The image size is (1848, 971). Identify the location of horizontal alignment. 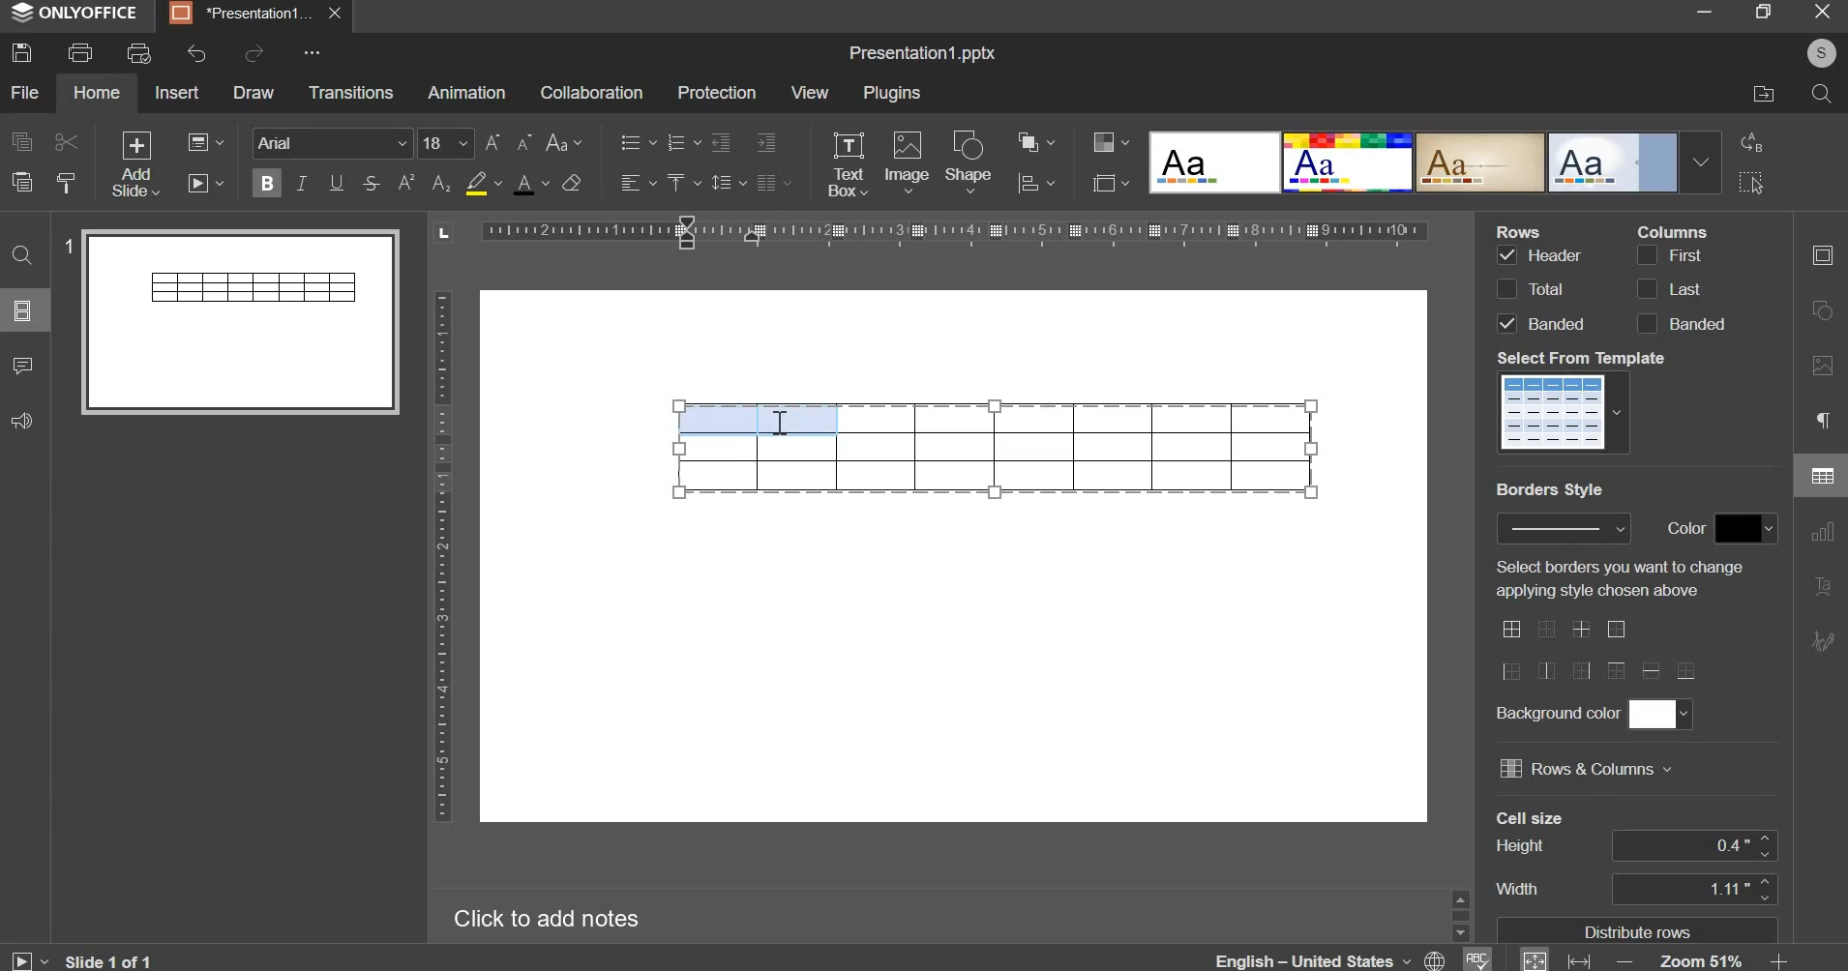
(637, 183).